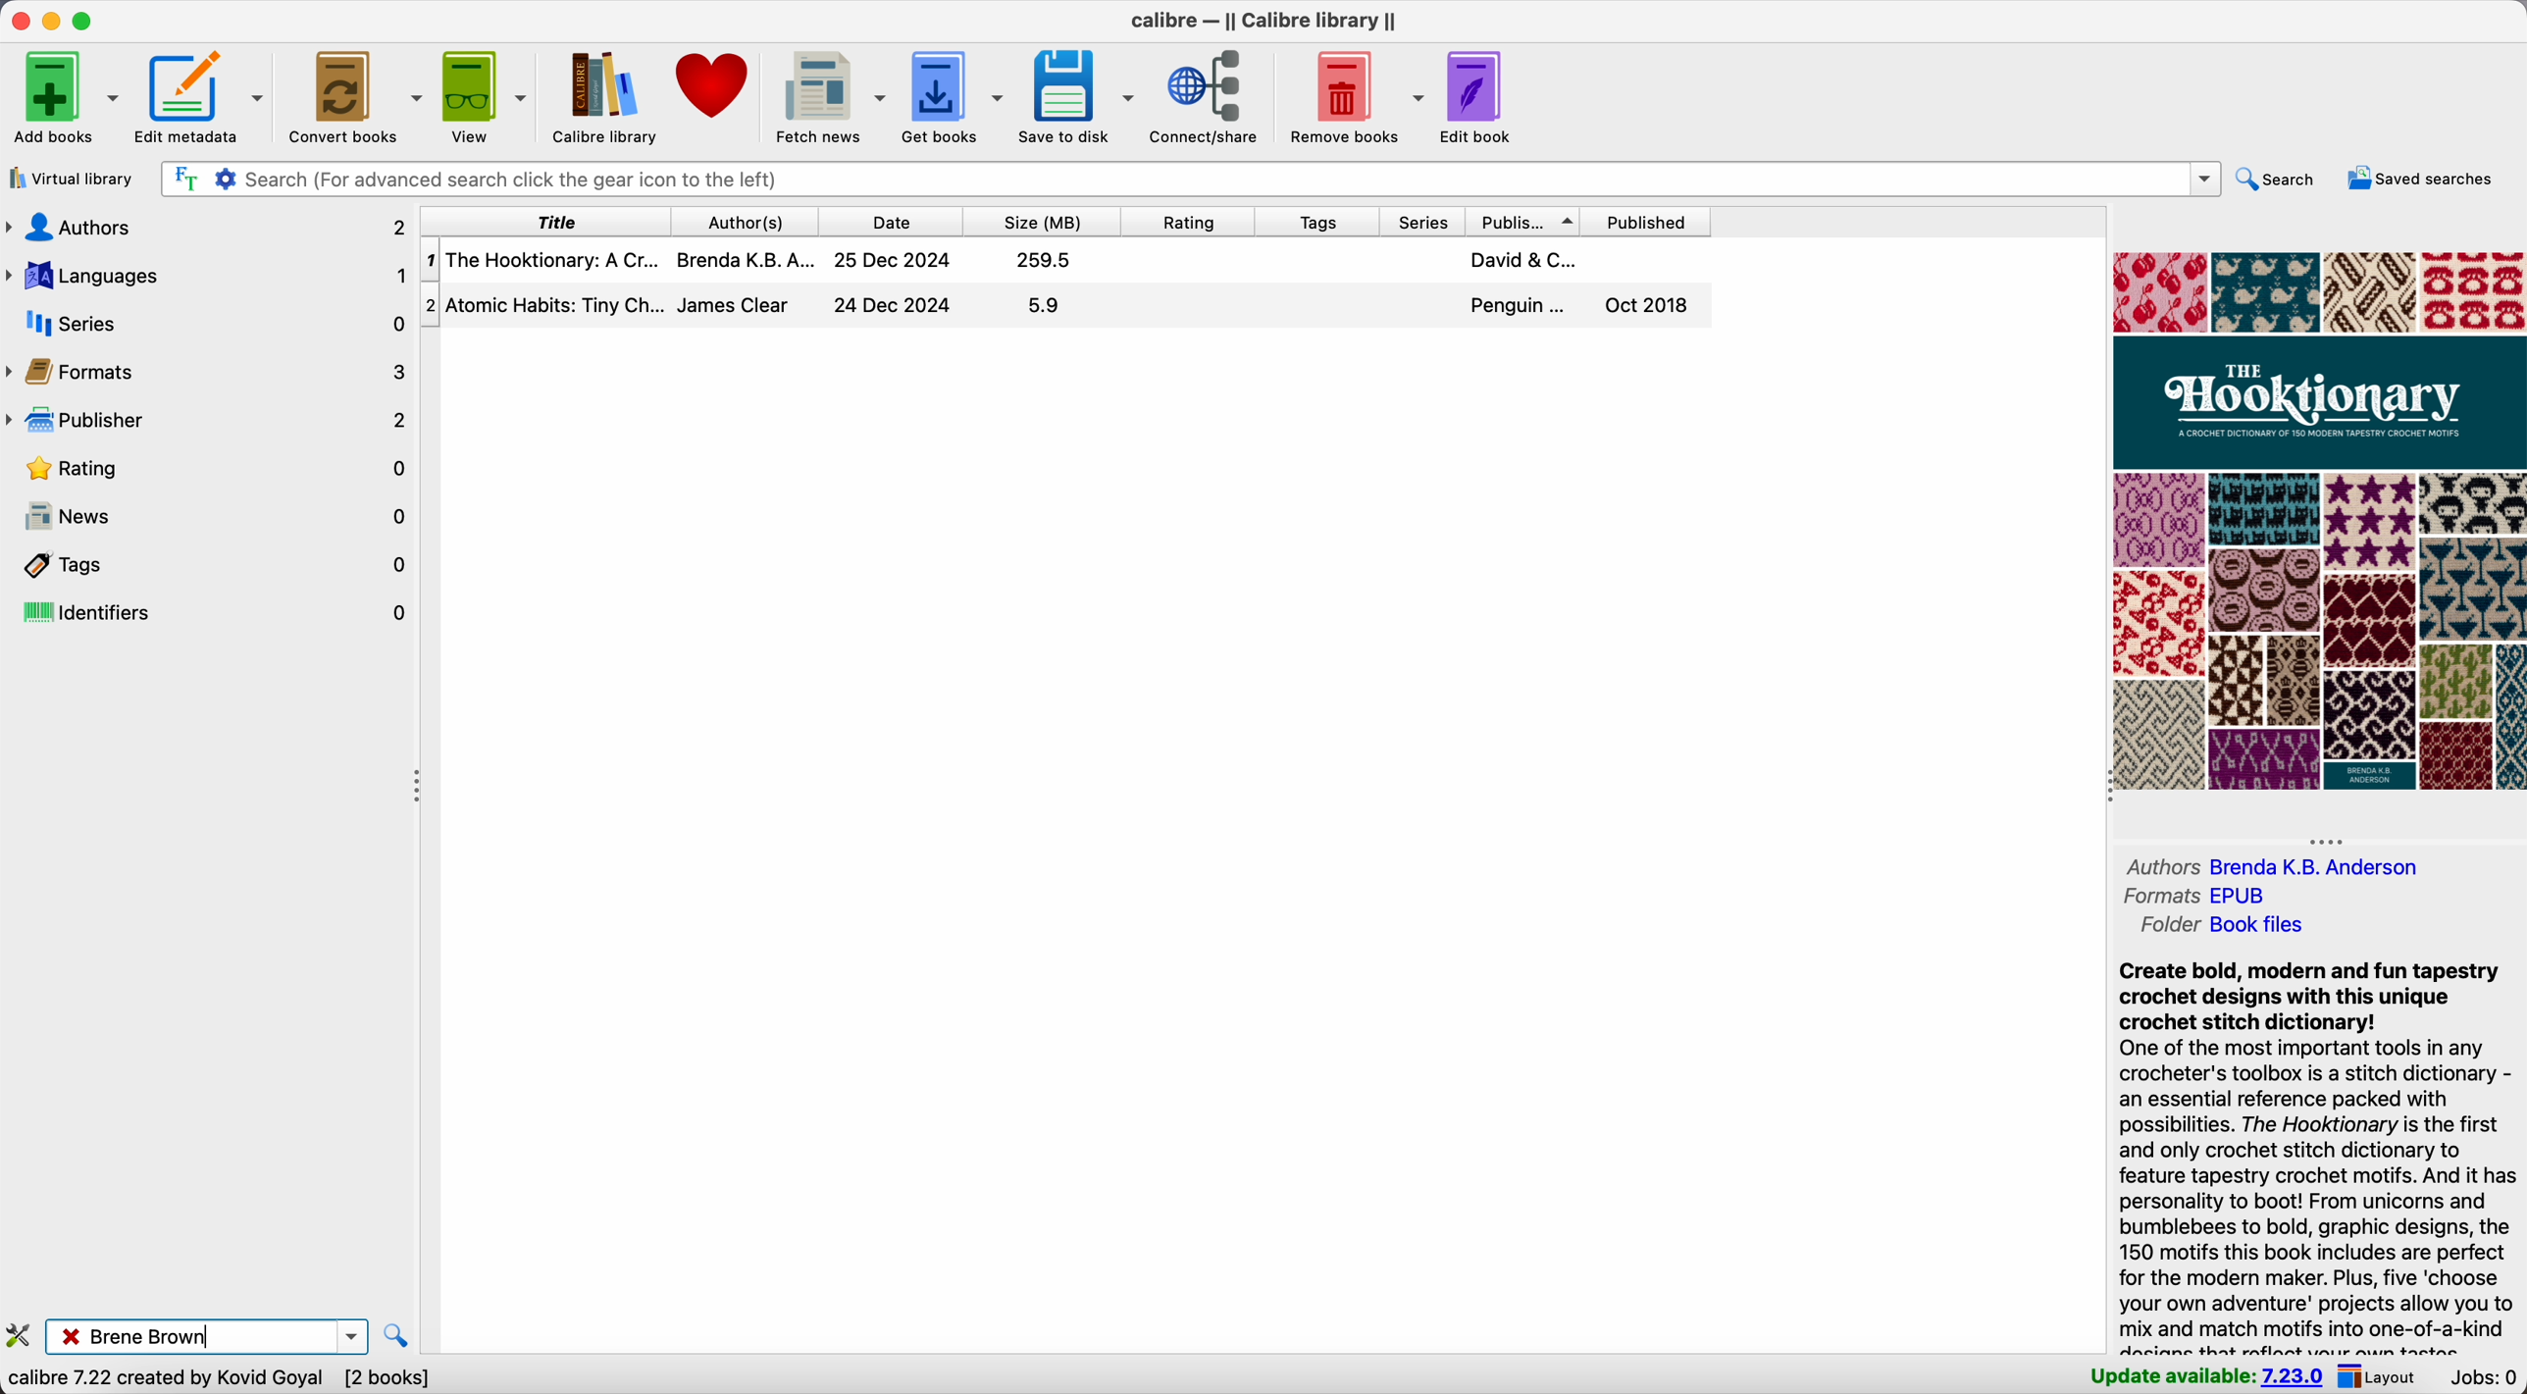 The image size is (2527, 1394). What do you see at coordinates (545, 223) in the screenshot?
I see `title` at bounding box center [545, 223].